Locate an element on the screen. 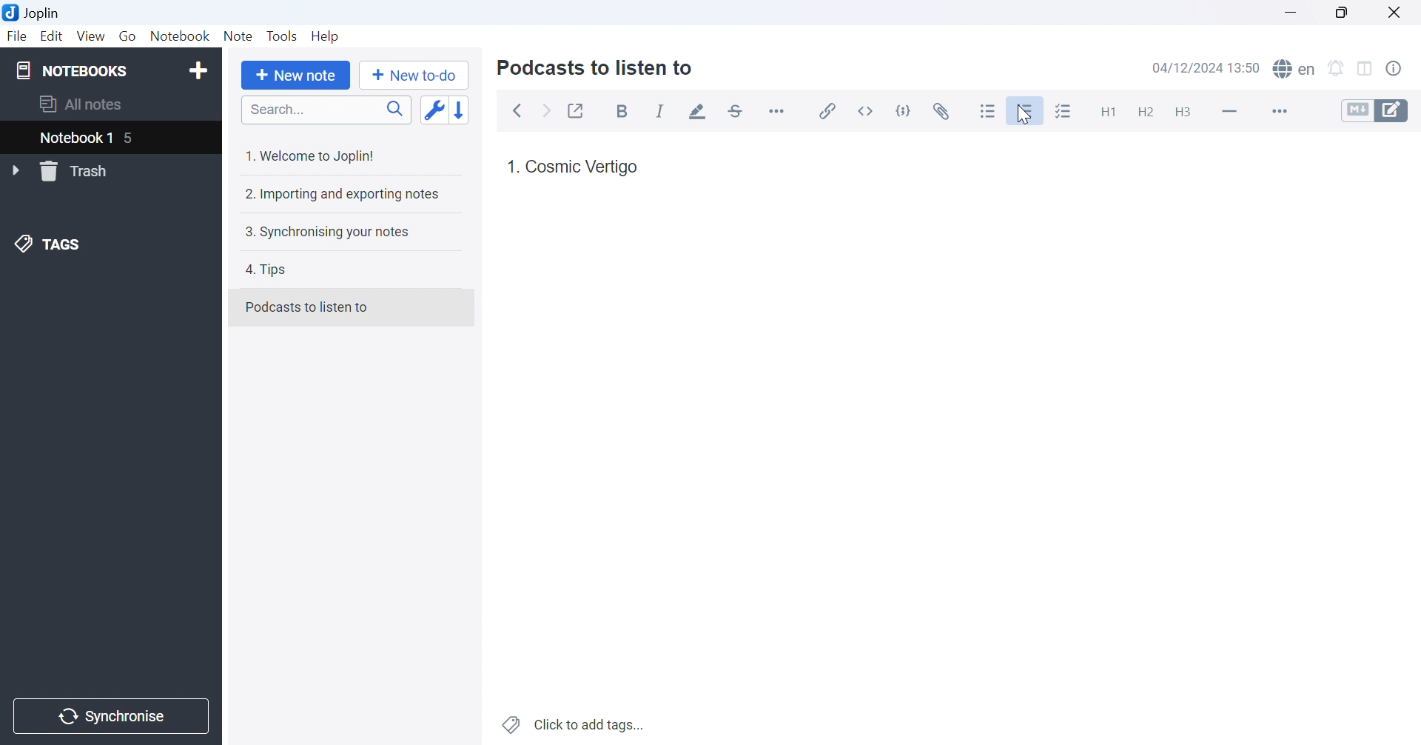 Image resolution: width=1421 pixels, height=745 pixels. Back is located at coordinates (519, 112).